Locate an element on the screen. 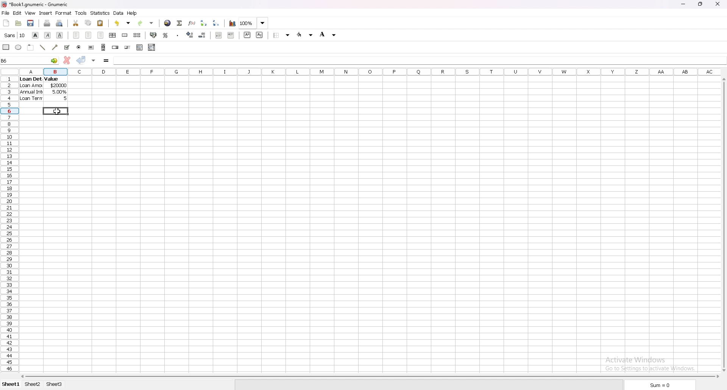  column is located at coordinates (370, 71).